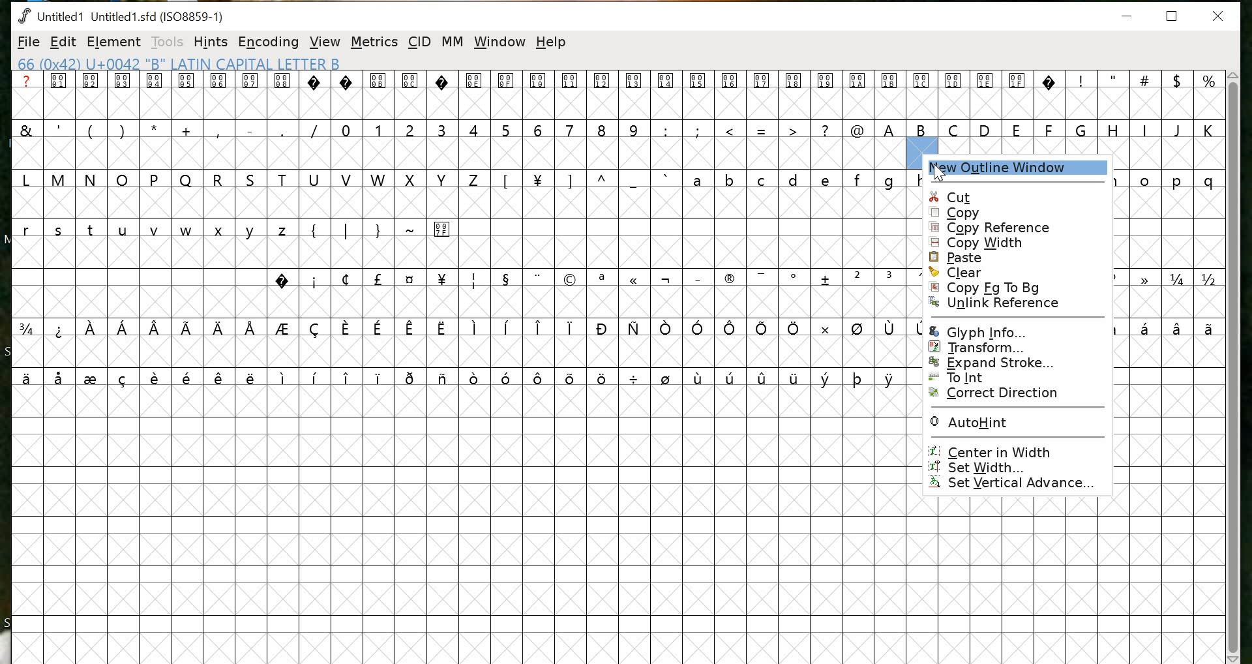 This screenshot has width=1252, height=664. What do you see at coordinates (1018, 288) in the screenshot?
I see `copy fg to bg` at bounding box center [1018, 288].